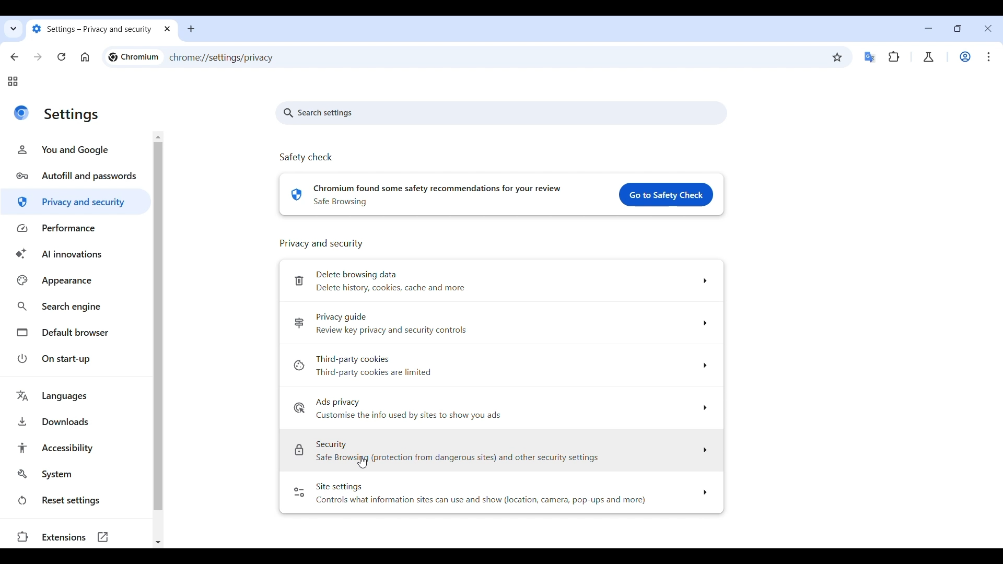  Describe the element at coordinates (72, 115) in the screenshot. I see `settings` at that location.